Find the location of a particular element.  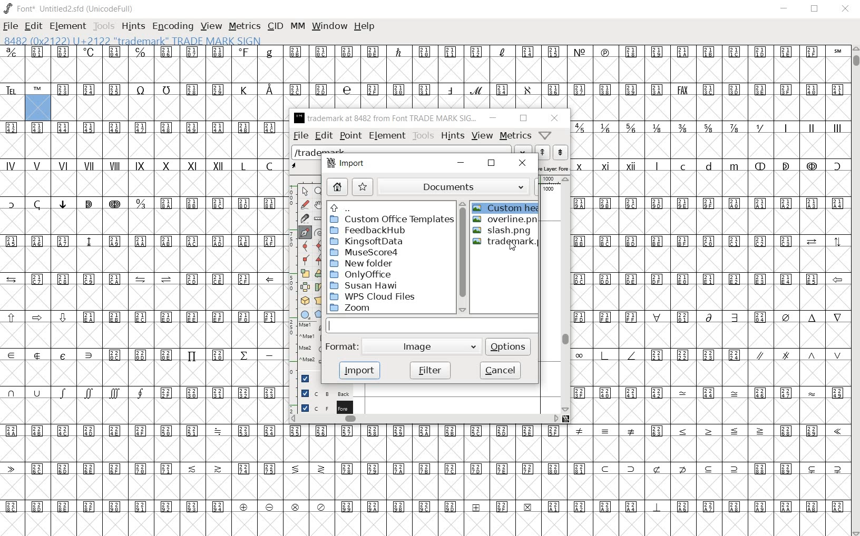

FeedbackHub is located at coordinates (367, 230).